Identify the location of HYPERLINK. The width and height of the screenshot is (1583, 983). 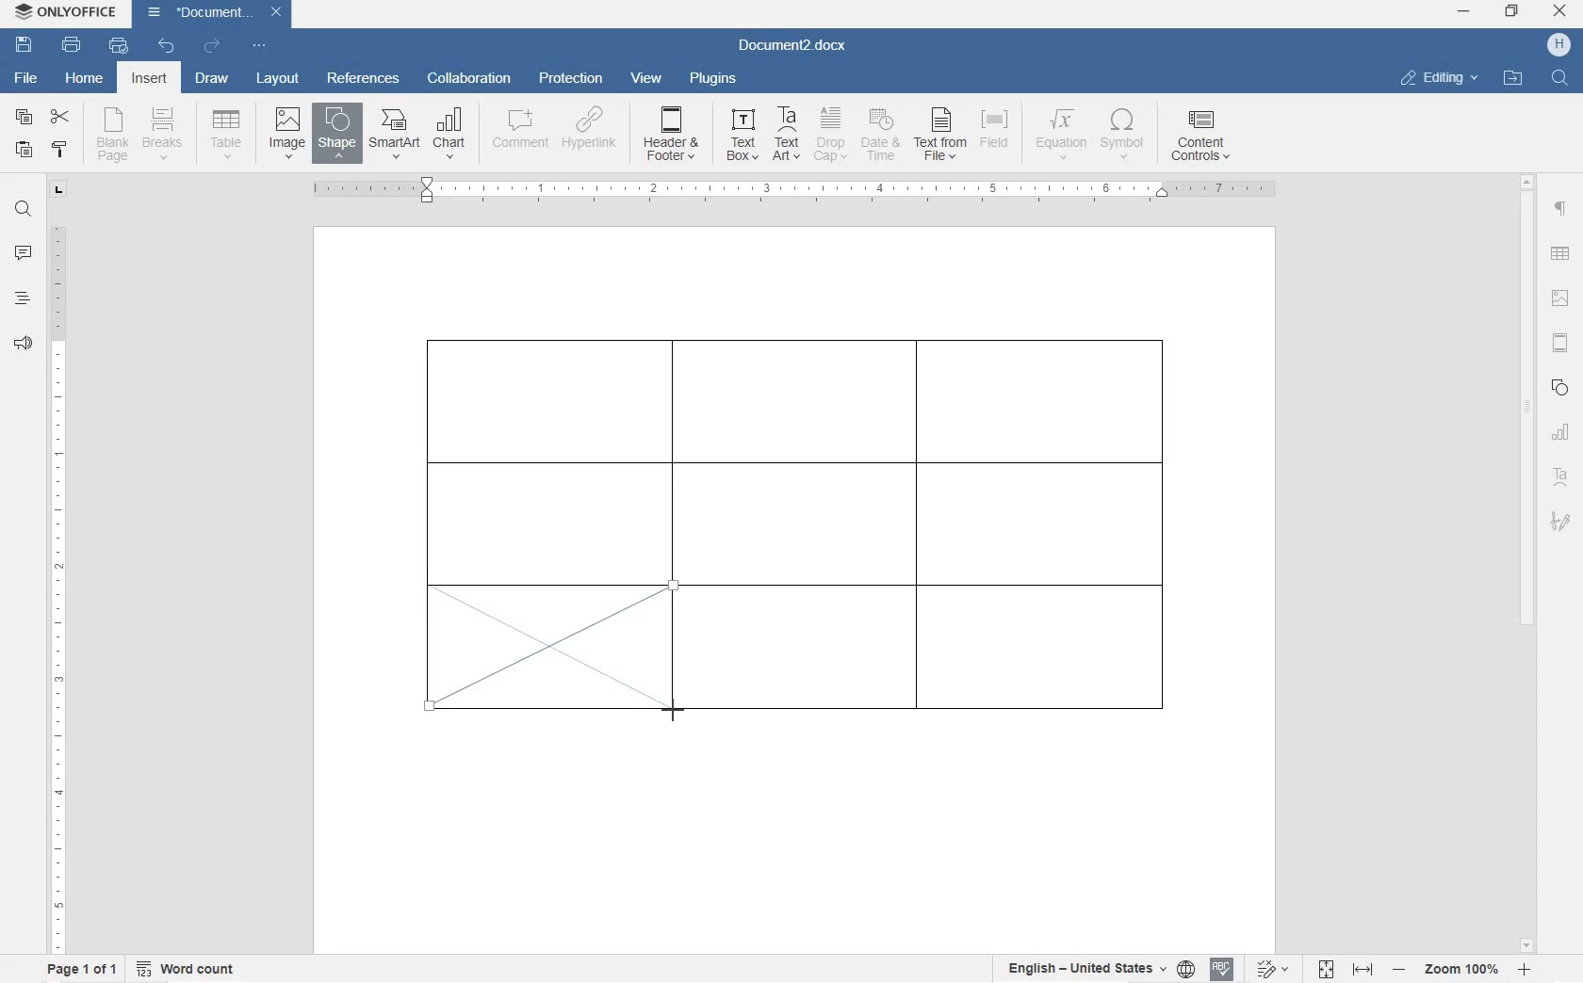
(590, 135).